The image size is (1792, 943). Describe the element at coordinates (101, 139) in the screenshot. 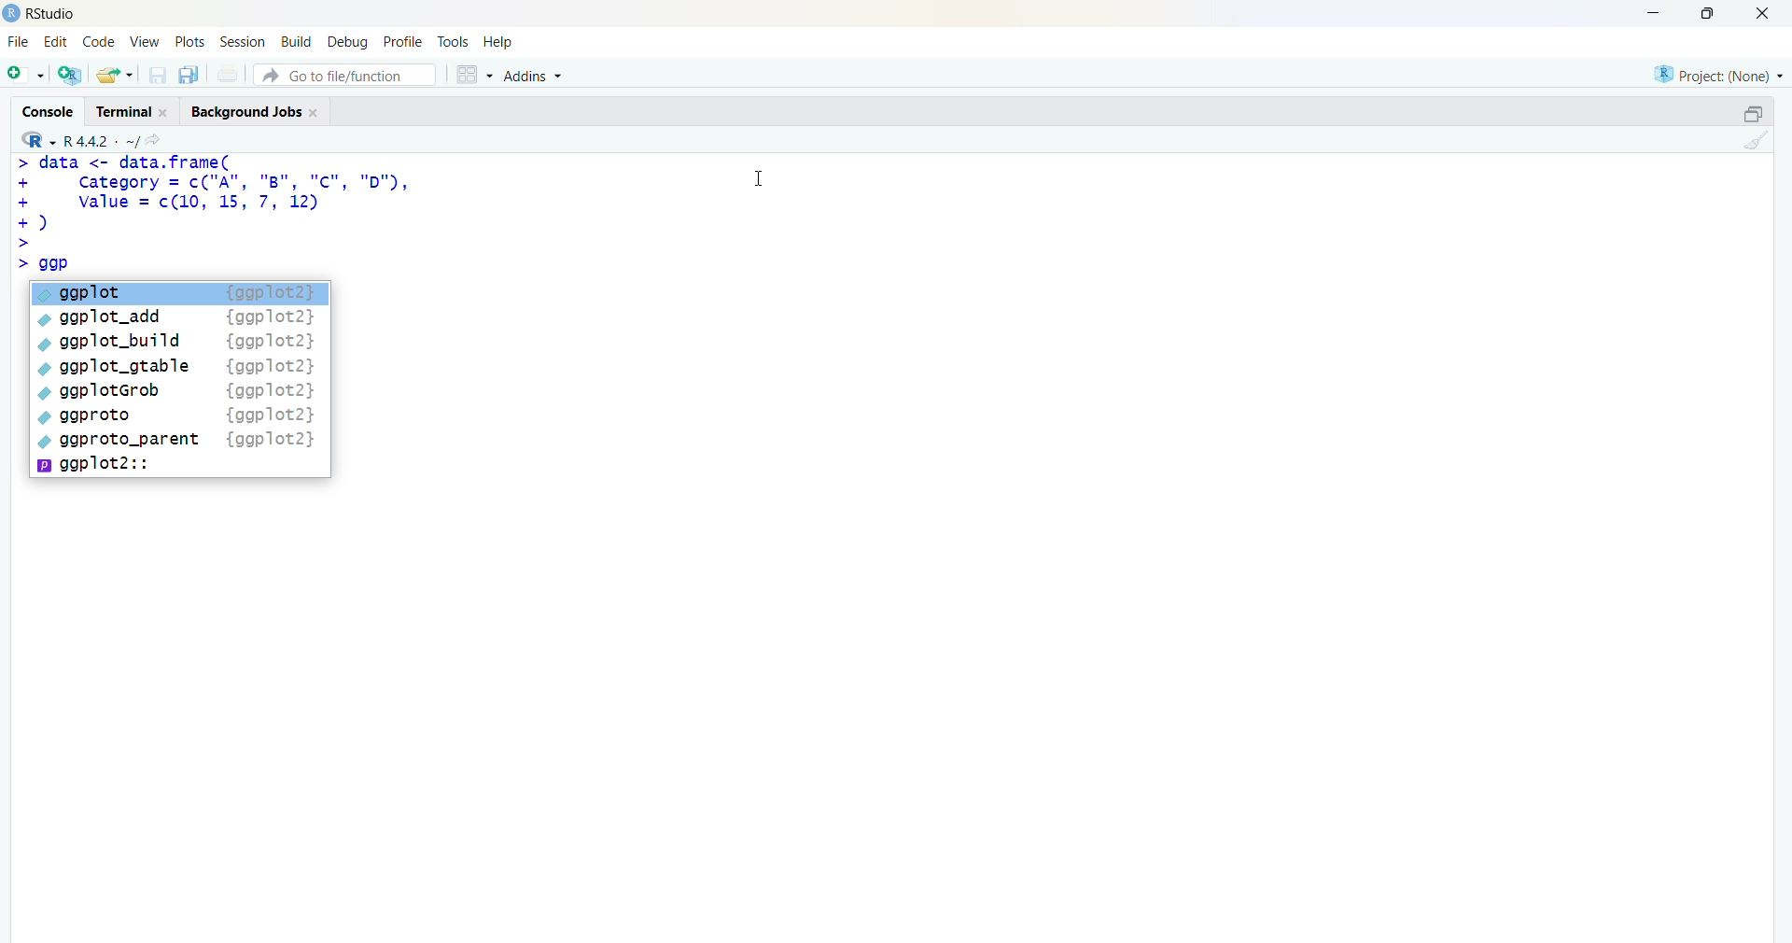

I see ` R language version - R 4.4.2` at that location.